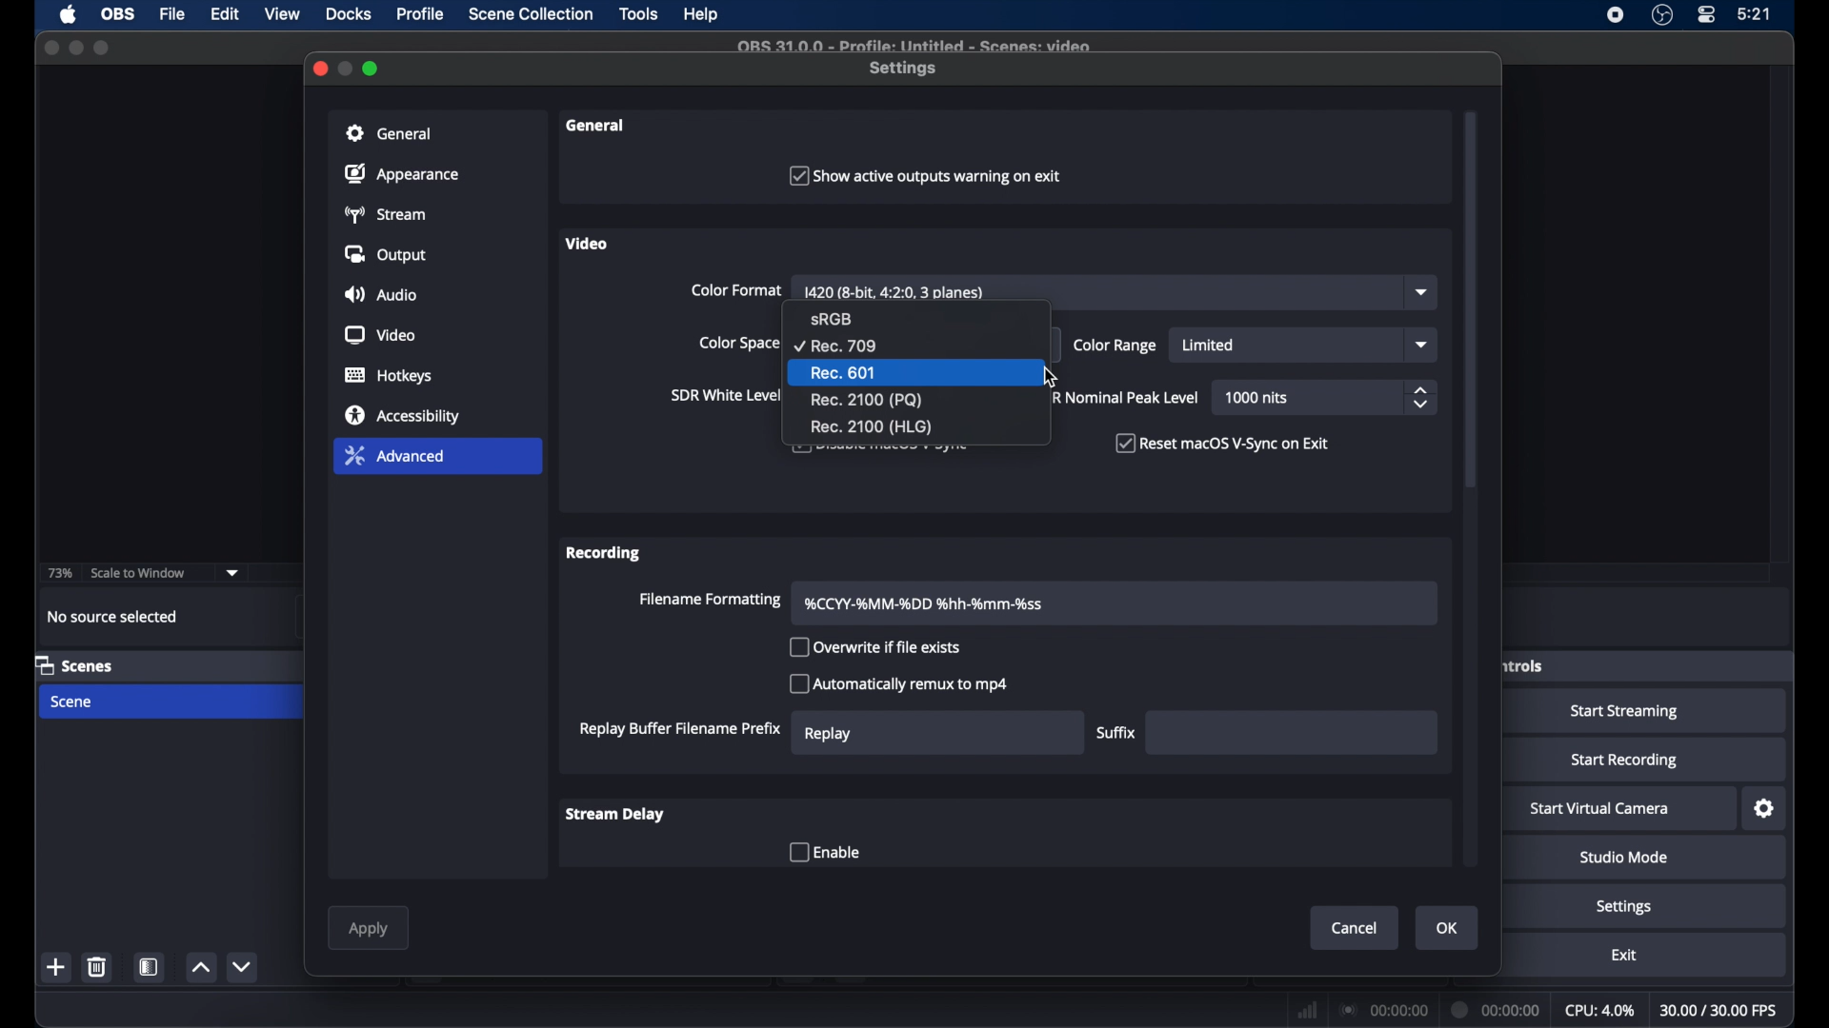 This screenshot has height=1028, width=1829. What do you see at coordinates (1448, 928) in the screenshot?
I see `ok` at bounding box center [1448, 928].